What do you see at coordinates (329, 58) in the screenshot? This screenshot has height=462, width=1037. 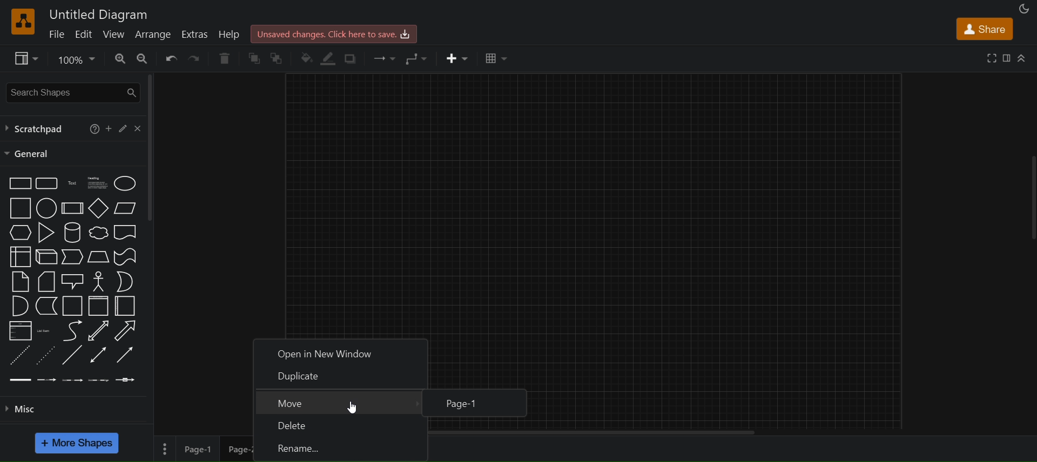 I see `line color` at bounding box center [329, 58].